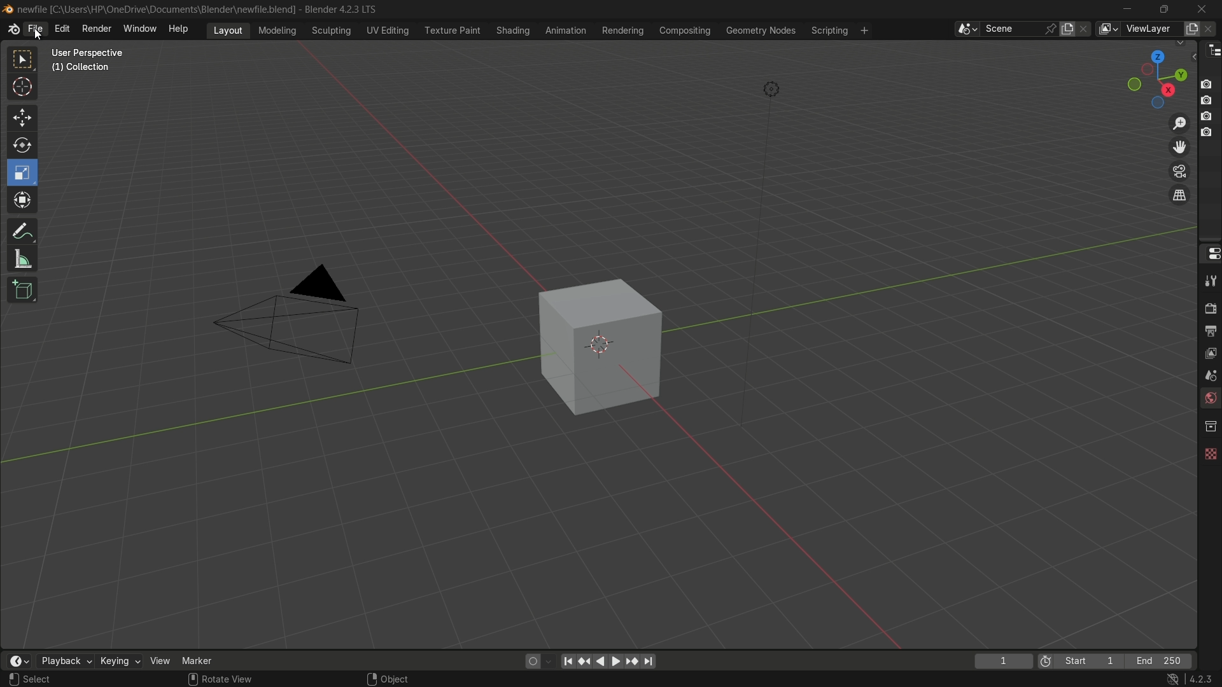 Image resolution: width=1222 pixels, height=687 pixels. Describe the element at coordinates (967, 29) in the screenshot. I see `browse scenes` at that location.